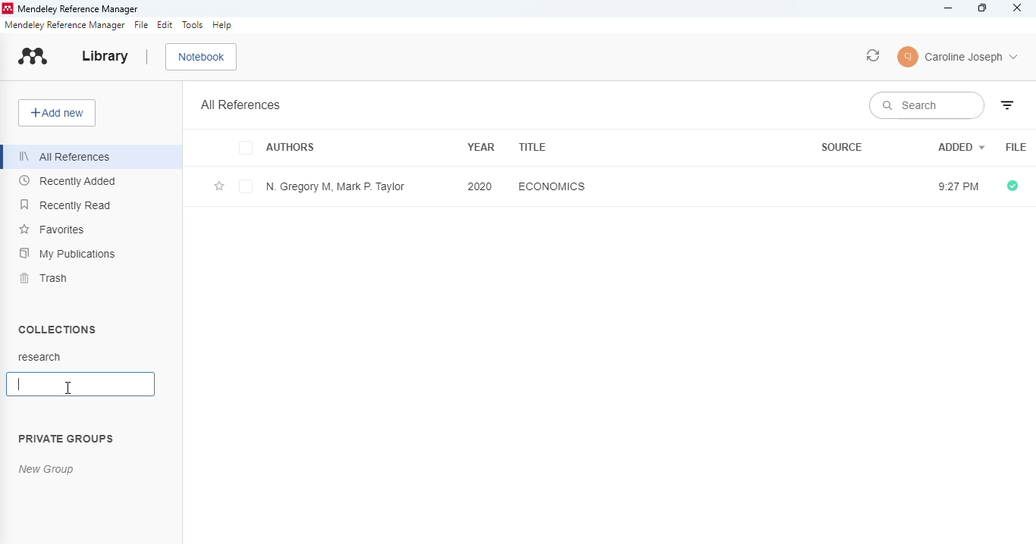 The height and width of the screenshot is (544, 1036). Describe the element at coordinates (842, 147) in the screenshot. I see `source` at that location.